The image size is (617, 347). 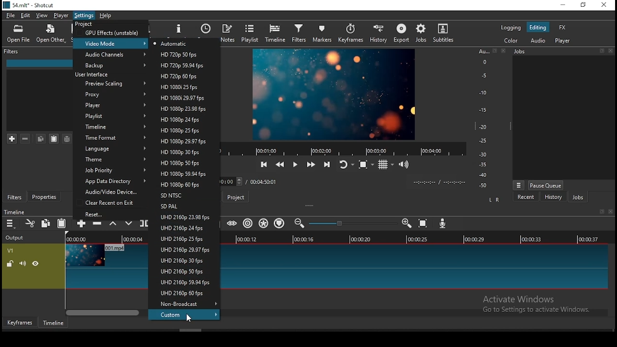 What do you see at coordinates (181, 97) in the screenshot?
I see `resolution option` at bounding box center [181, 97].